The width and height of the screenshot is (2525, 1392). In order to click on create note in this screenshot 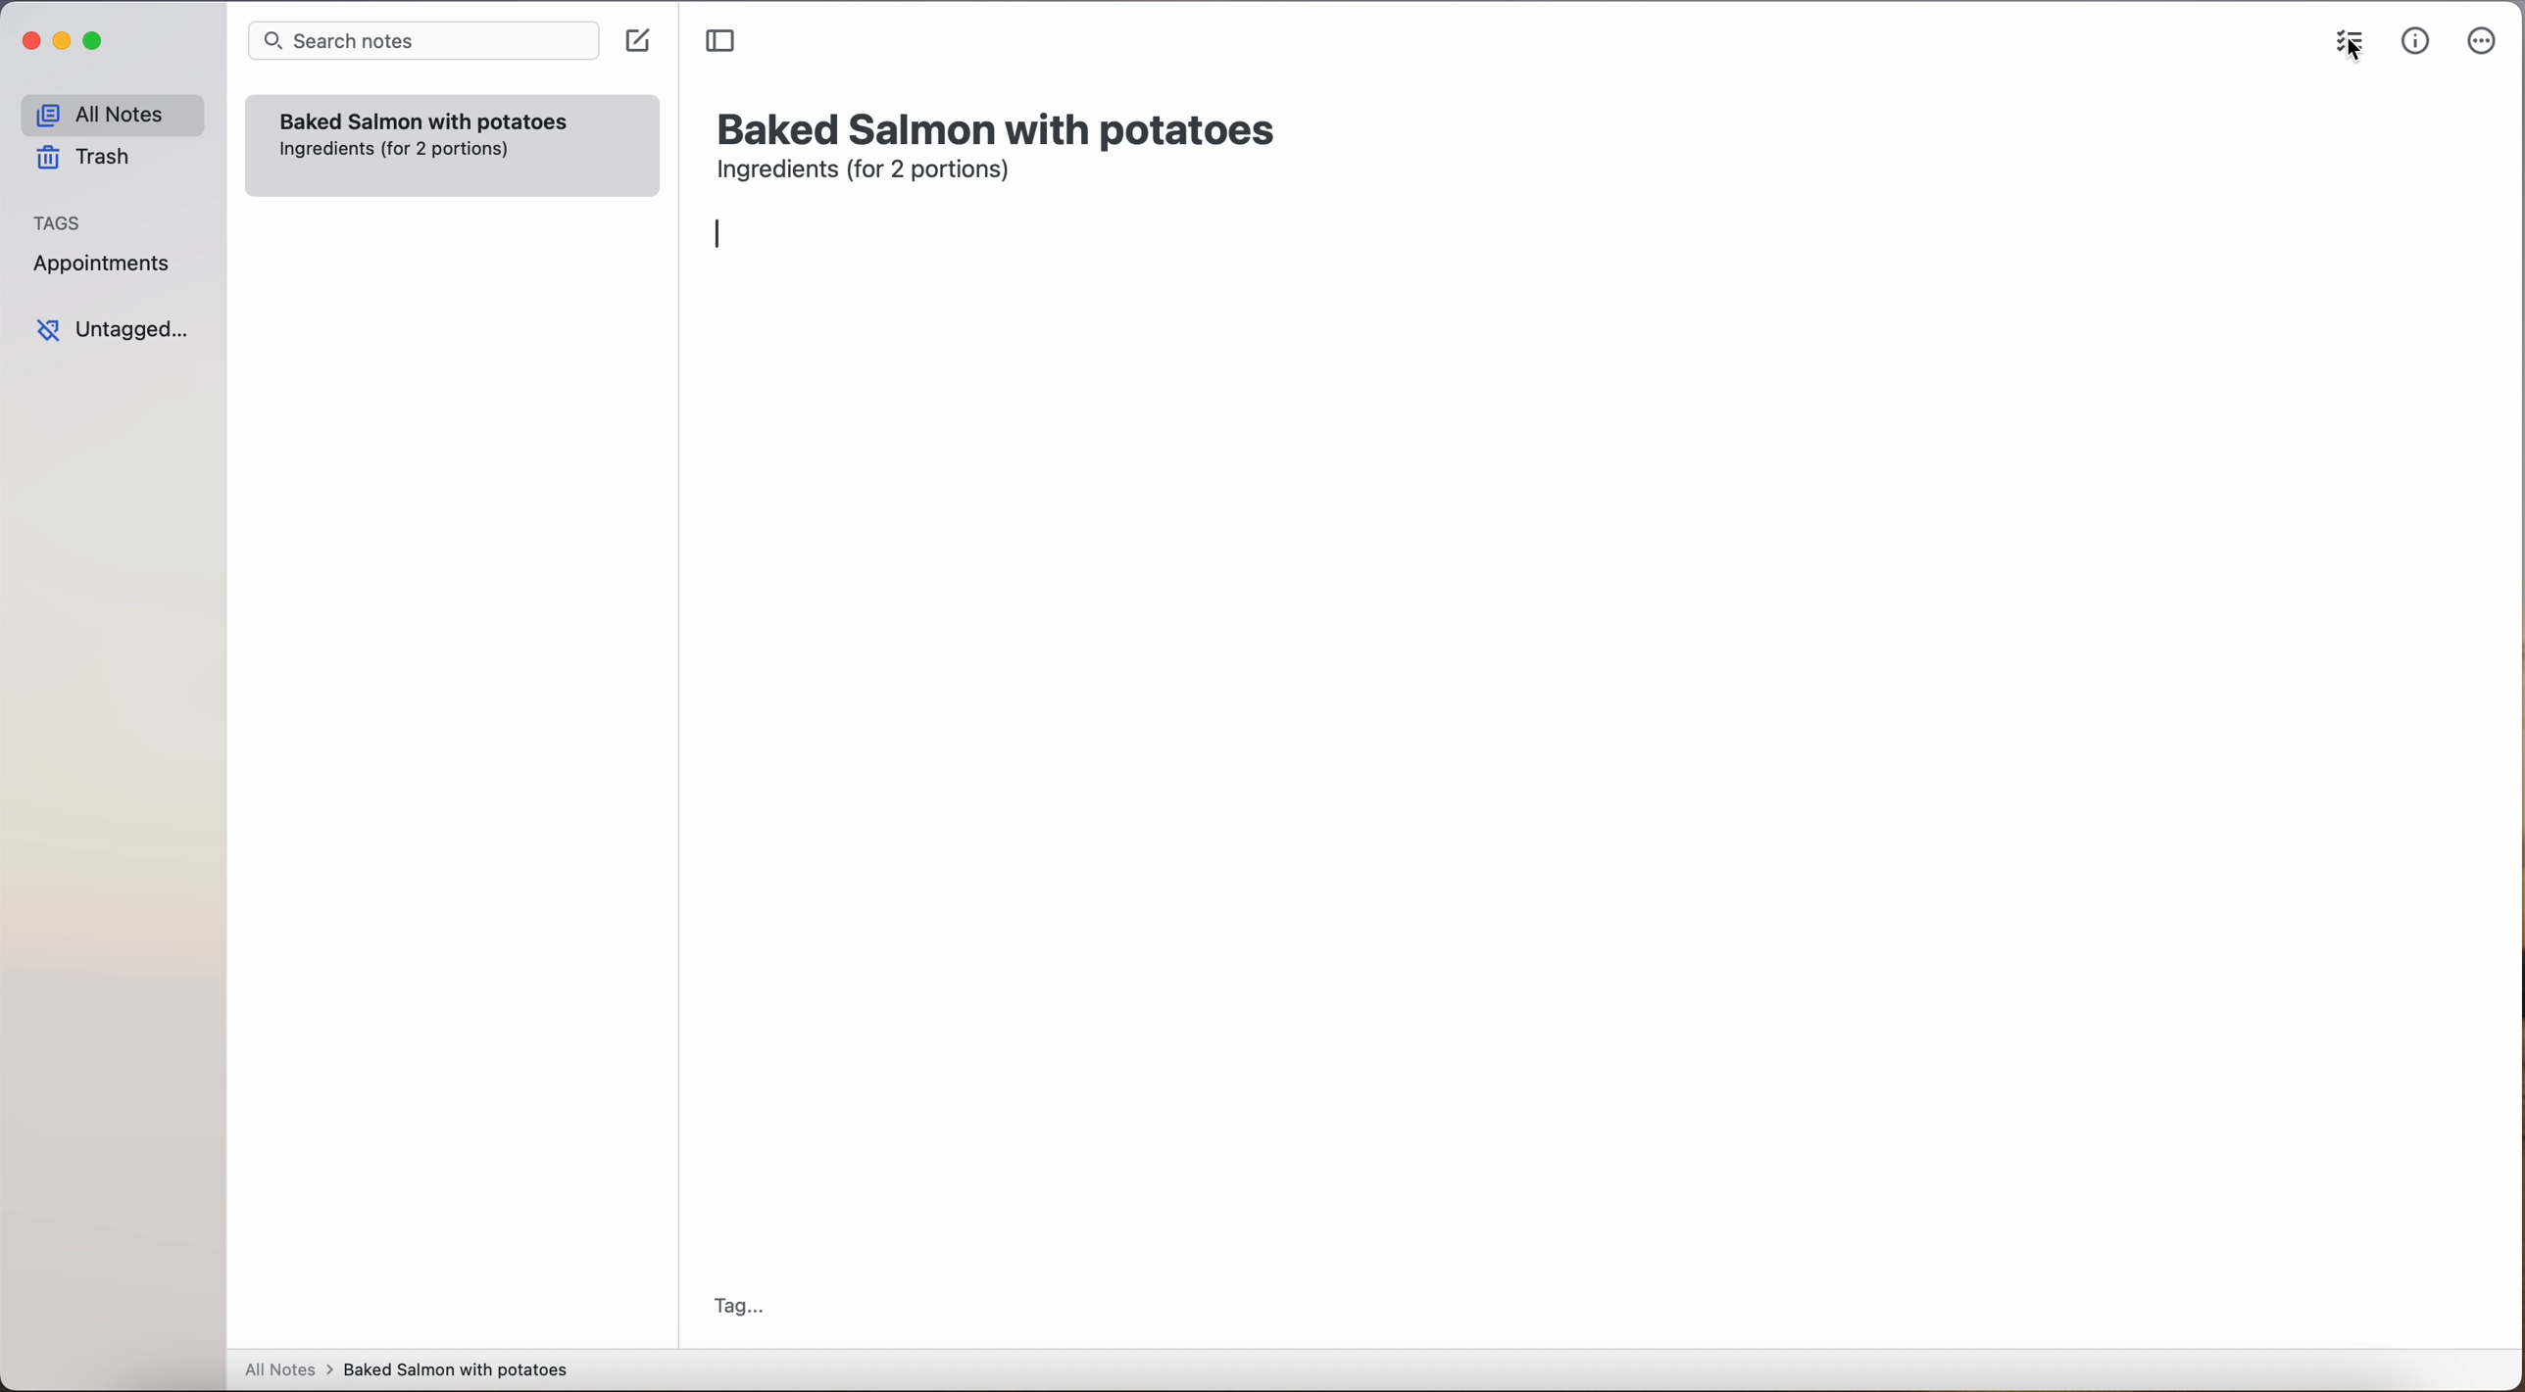, I will do `click(636, 41)`.